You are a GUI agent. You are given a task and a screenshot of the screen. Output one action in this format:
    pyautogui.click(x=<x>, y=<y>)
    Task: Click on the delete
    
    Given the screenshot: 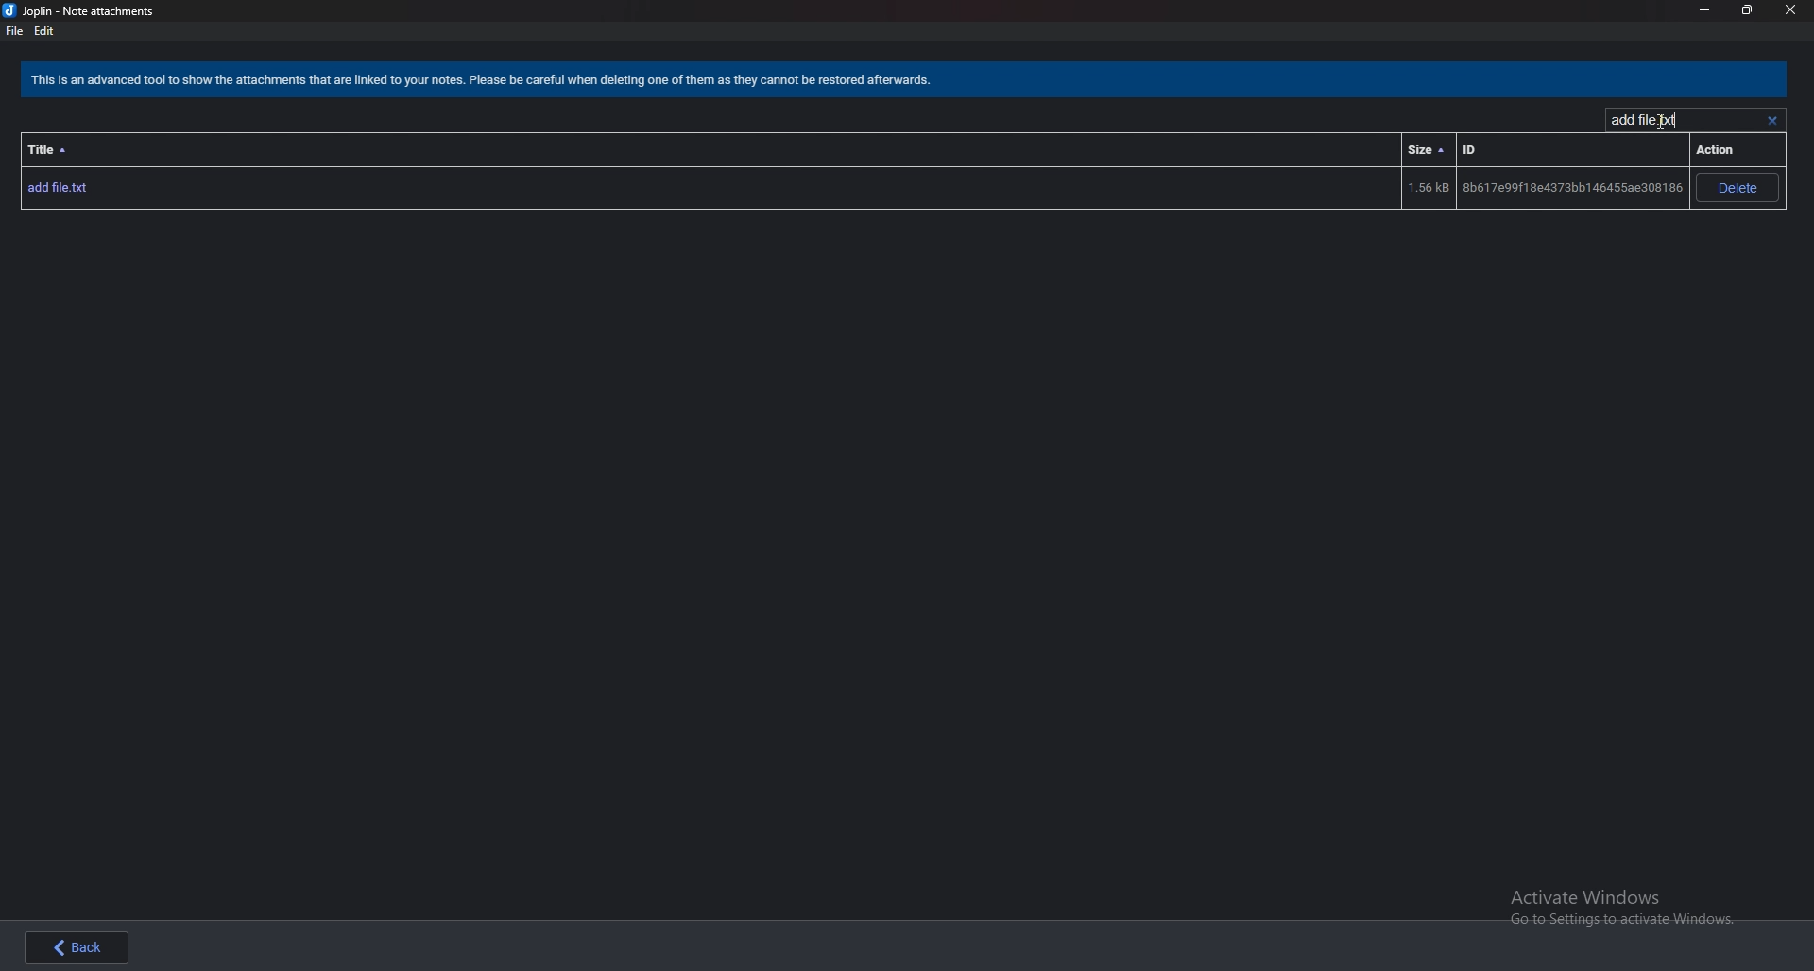 What is the action you would take?
    pyautogui.click(x=1740, y=188)
    